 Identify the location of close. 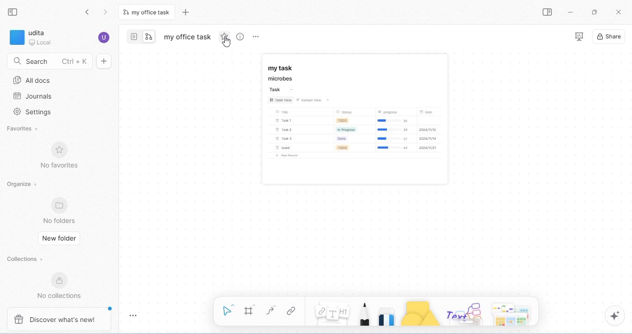
(619, 12).